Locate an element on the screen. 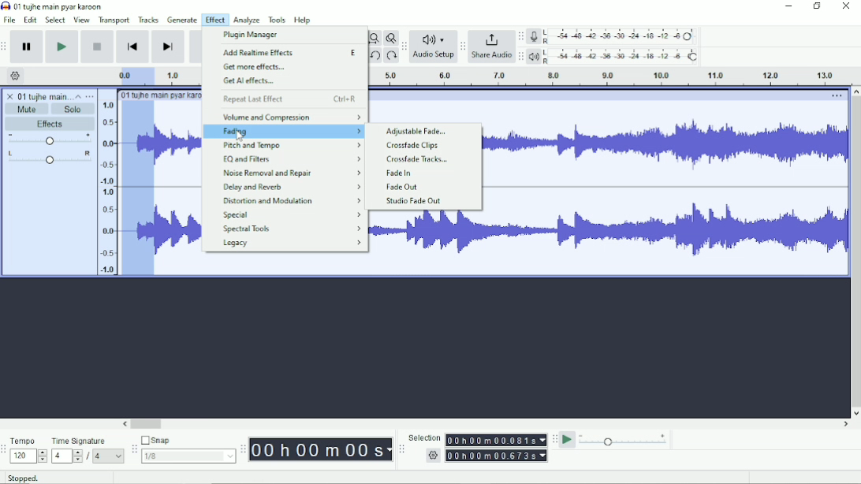  Setting Logo is located at coordinates (432, 457).